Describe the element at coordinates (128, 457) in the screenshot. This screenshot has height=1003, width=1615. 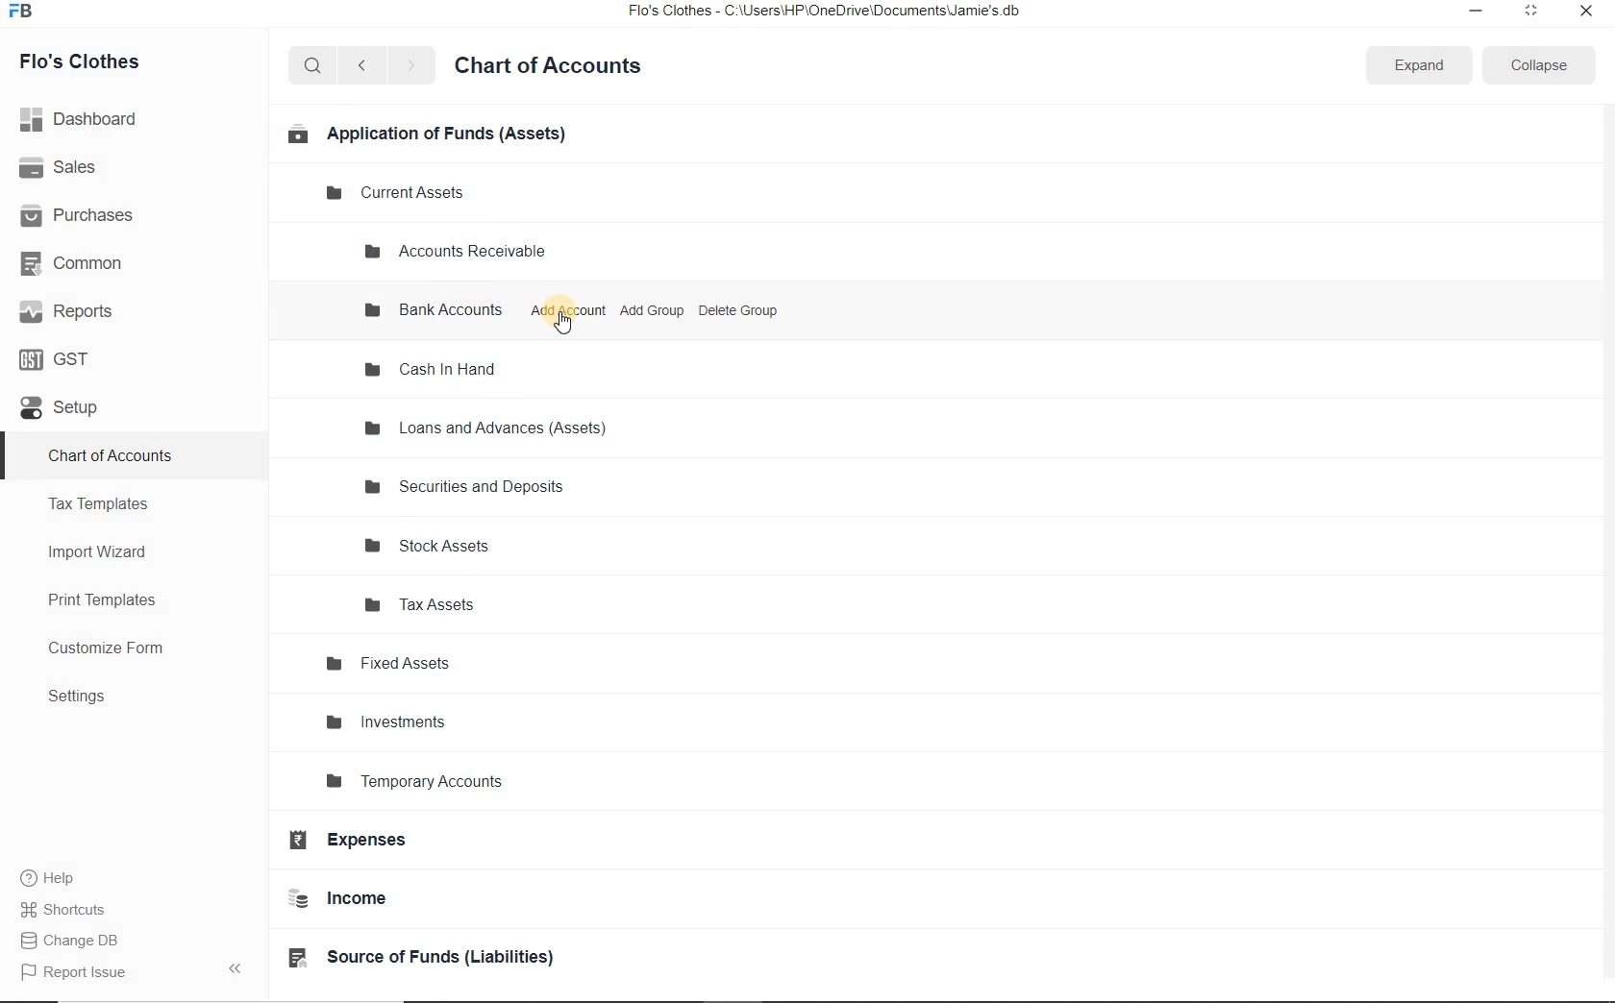
I see `chart of Accounts` at that location.